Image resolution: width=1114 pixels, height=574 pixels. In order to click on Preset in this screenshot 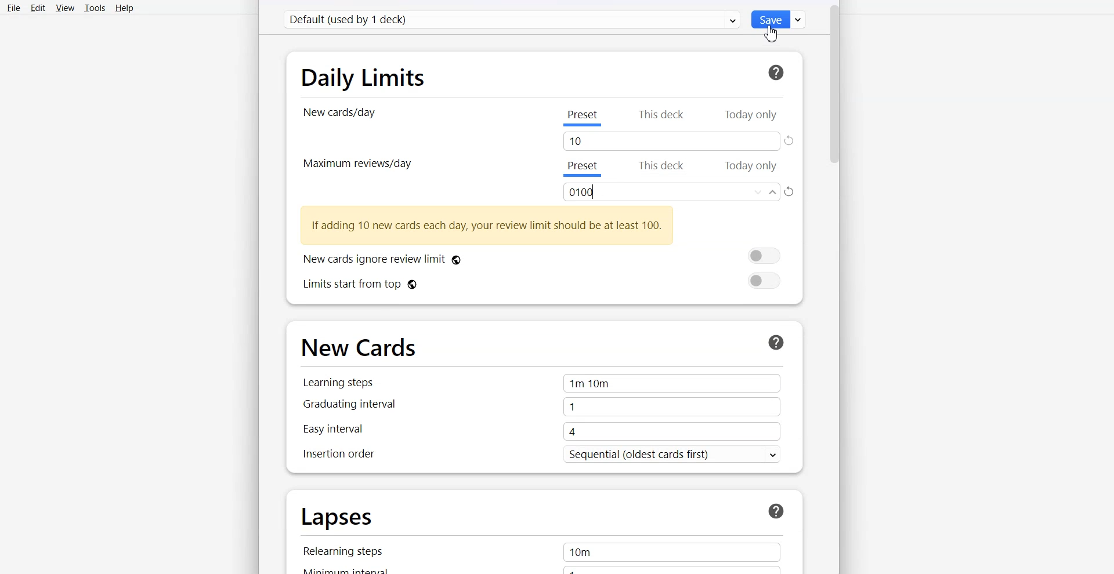, I will do `click(582, 119)`.